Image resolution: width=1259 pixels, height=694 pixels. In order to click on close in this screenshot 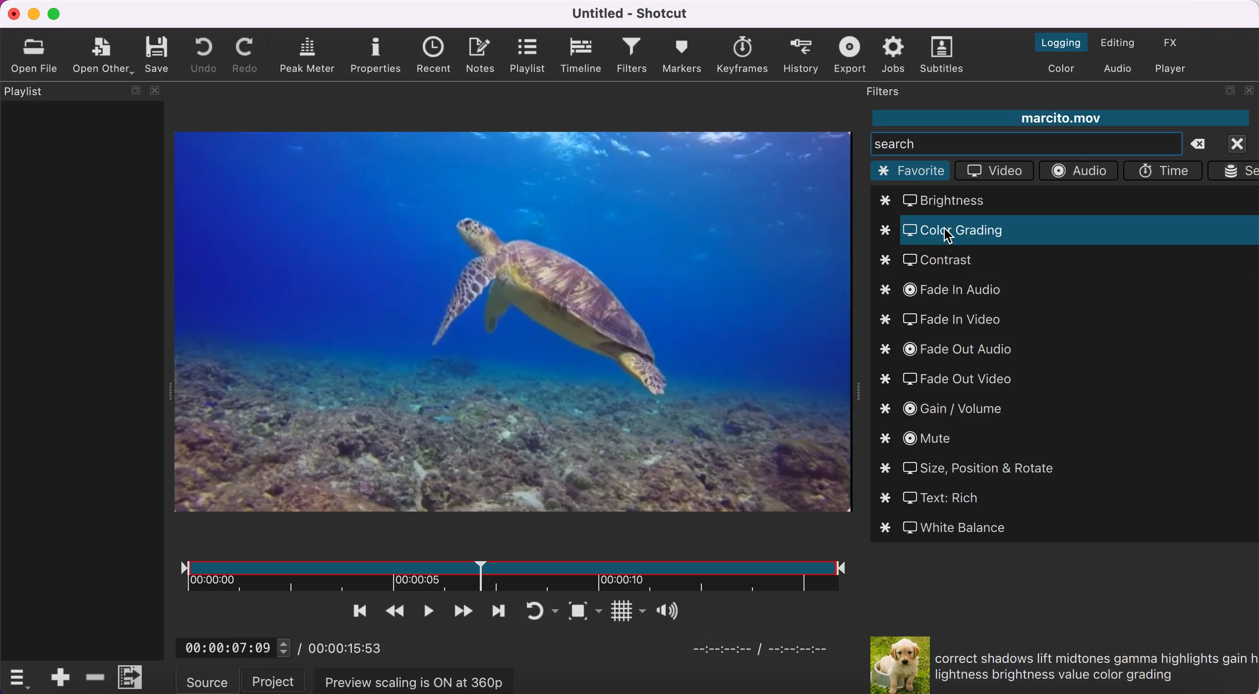, I will do `click(12, 13)`.